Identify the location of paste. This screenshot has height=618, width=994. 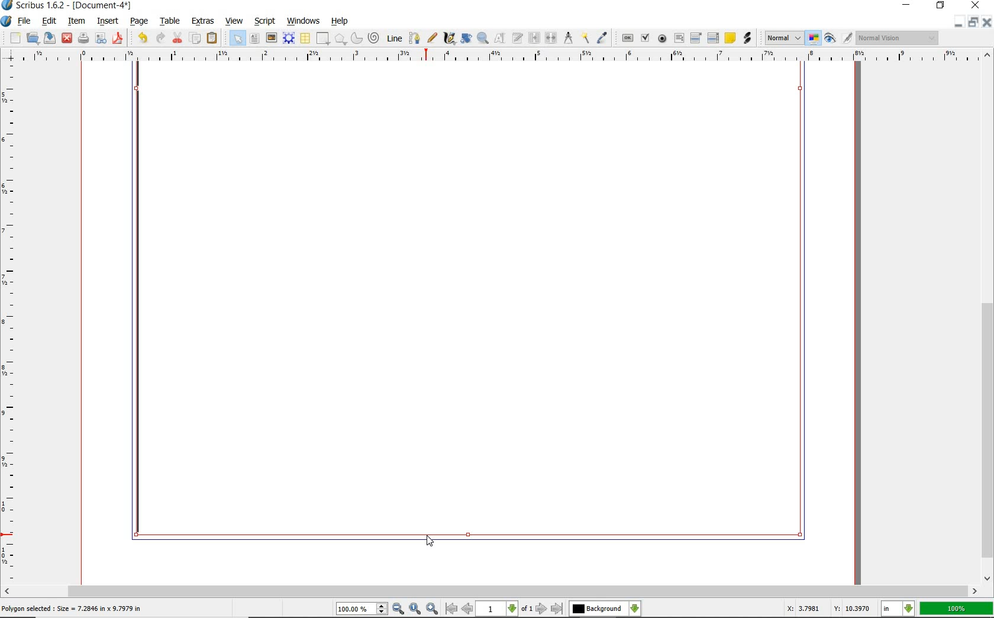
(212, 38).